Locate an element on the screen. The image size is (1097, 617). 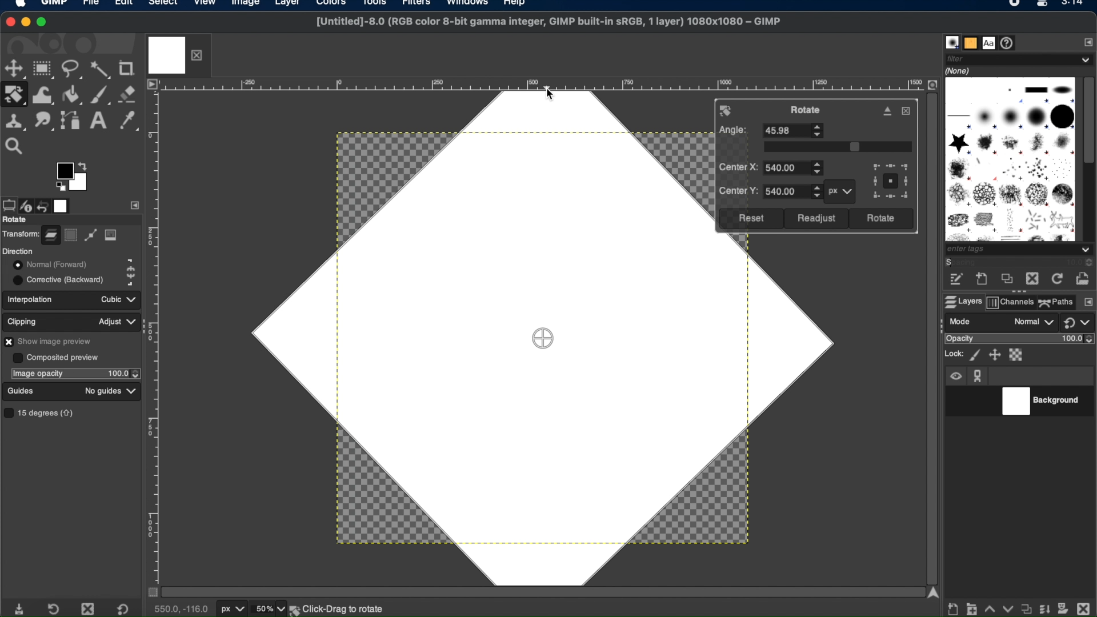
apple logo is located at coordinates (19, 6).